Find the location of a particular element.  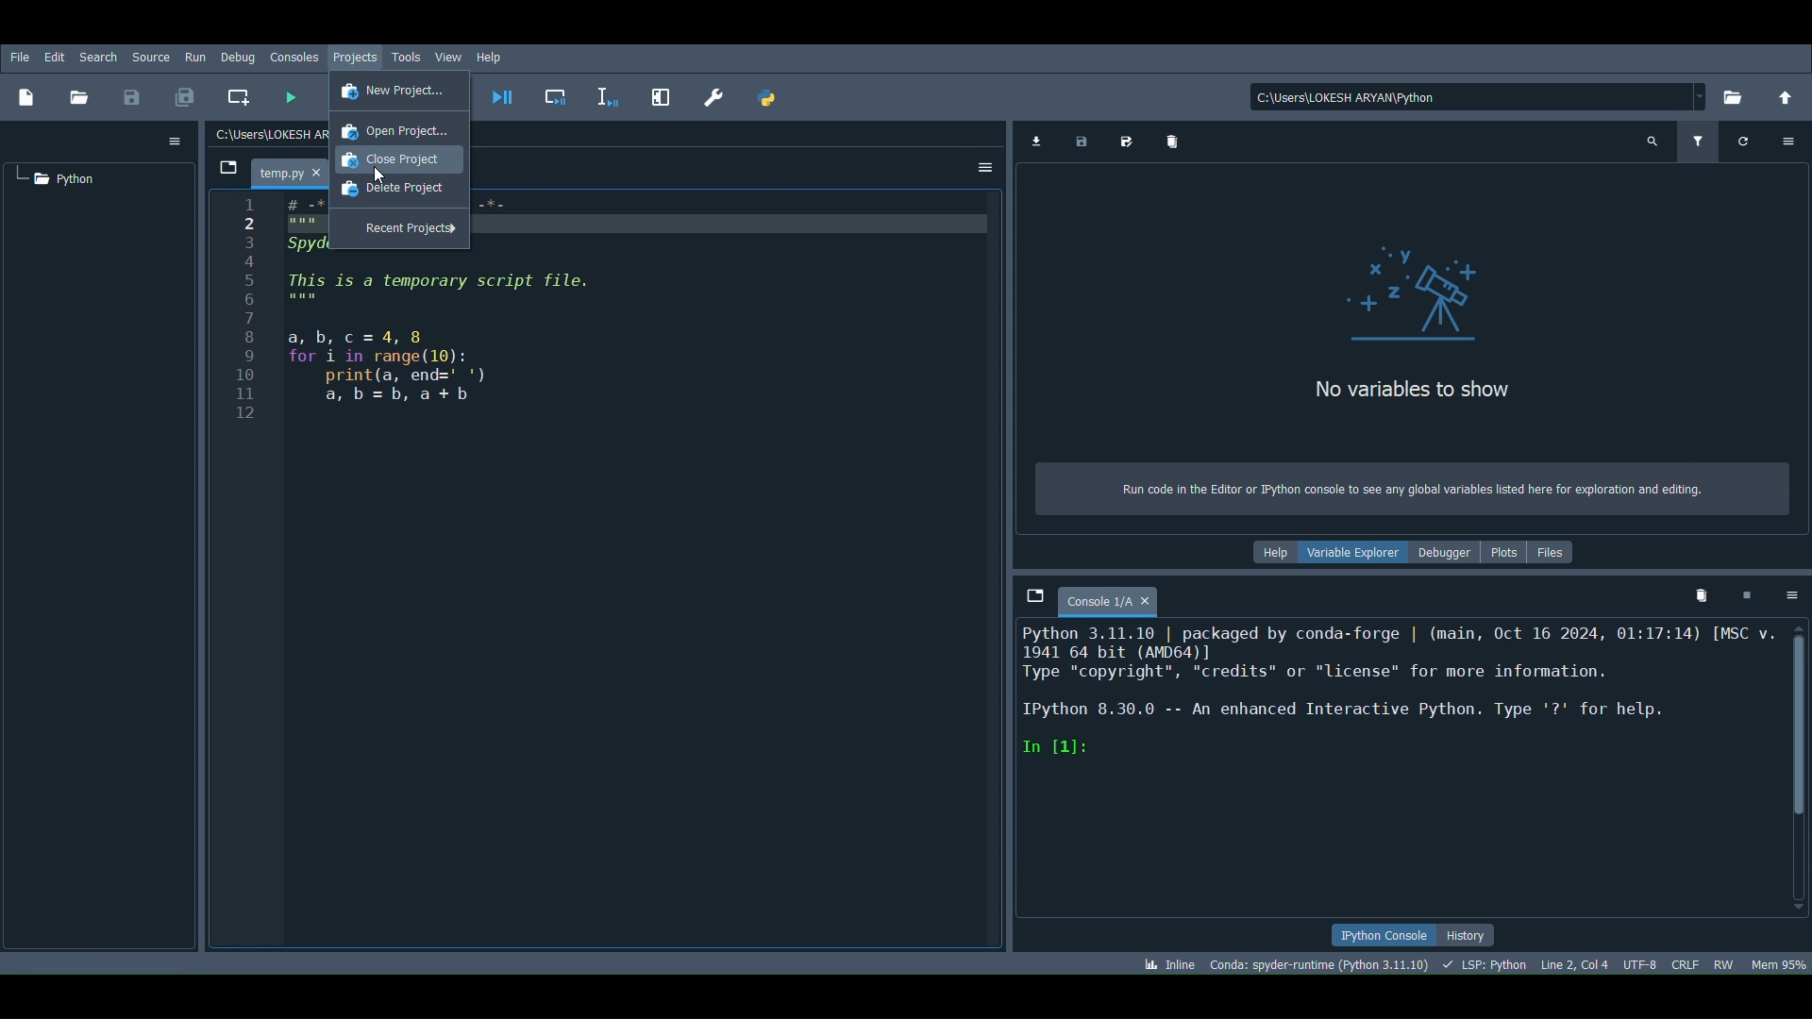

PYTHONPATH manager is located at coordinates (770, 99).